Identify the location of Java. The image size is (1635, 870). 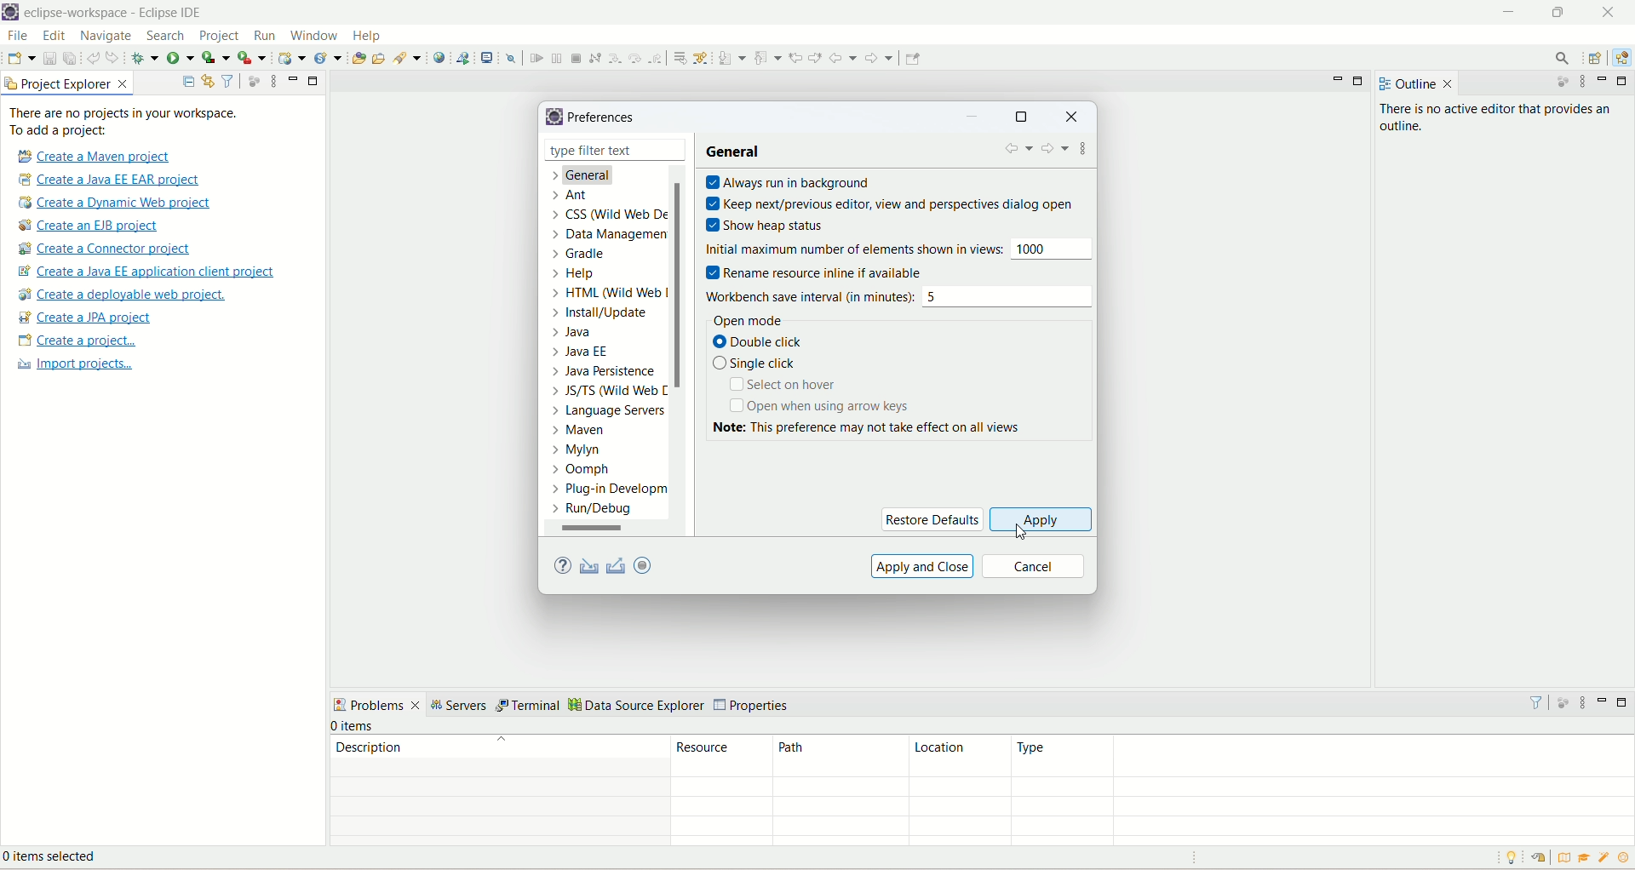
(578, 334).